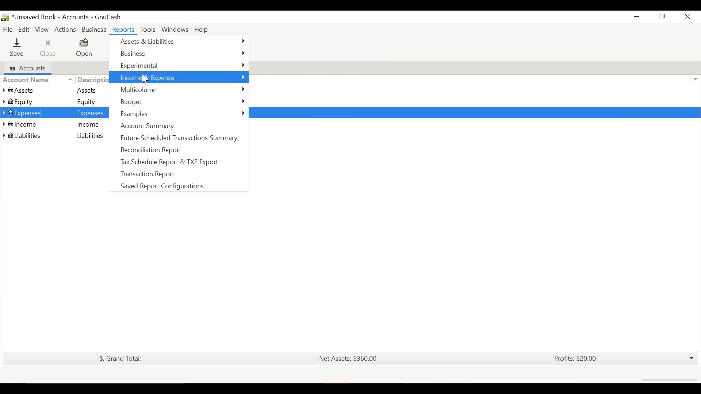  What do you see at coordinates (146, 126) in the screenshot?
I see `Account Summary` at bounding box center [146, 126].